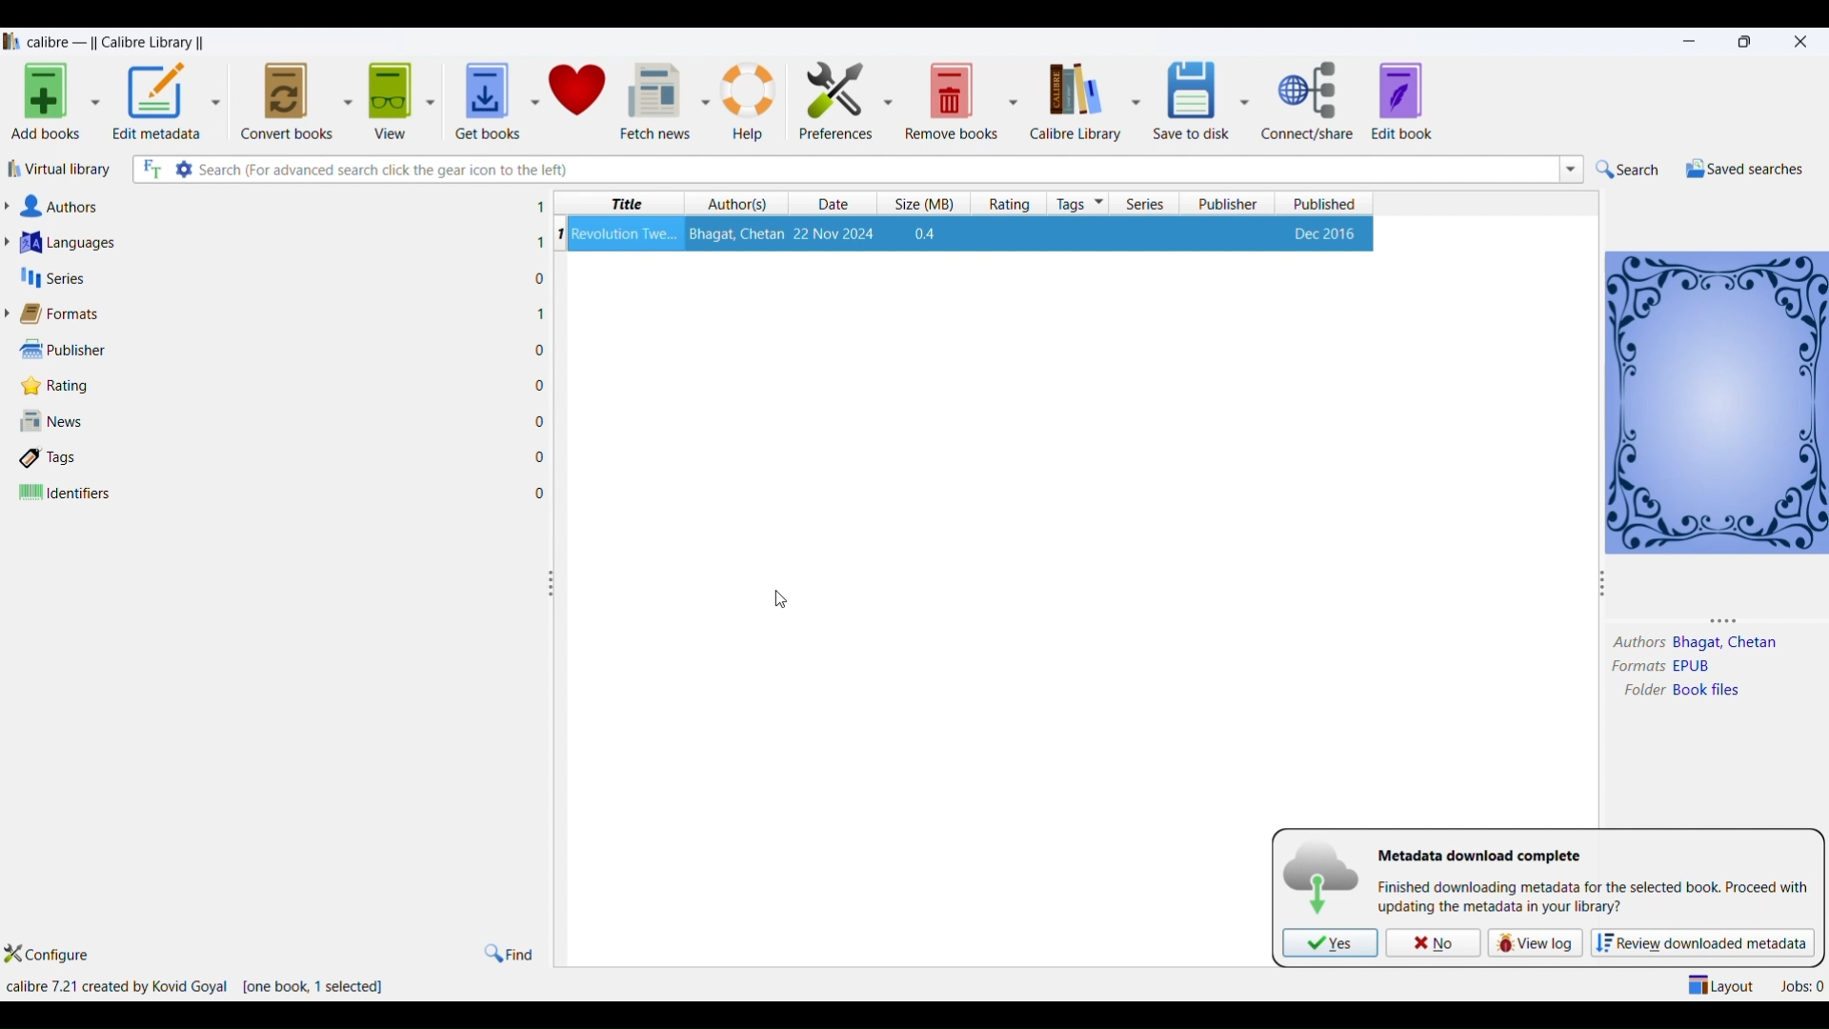 This screenshot has height=1029, width=1829. I want to click on 0, so click(540, 385).